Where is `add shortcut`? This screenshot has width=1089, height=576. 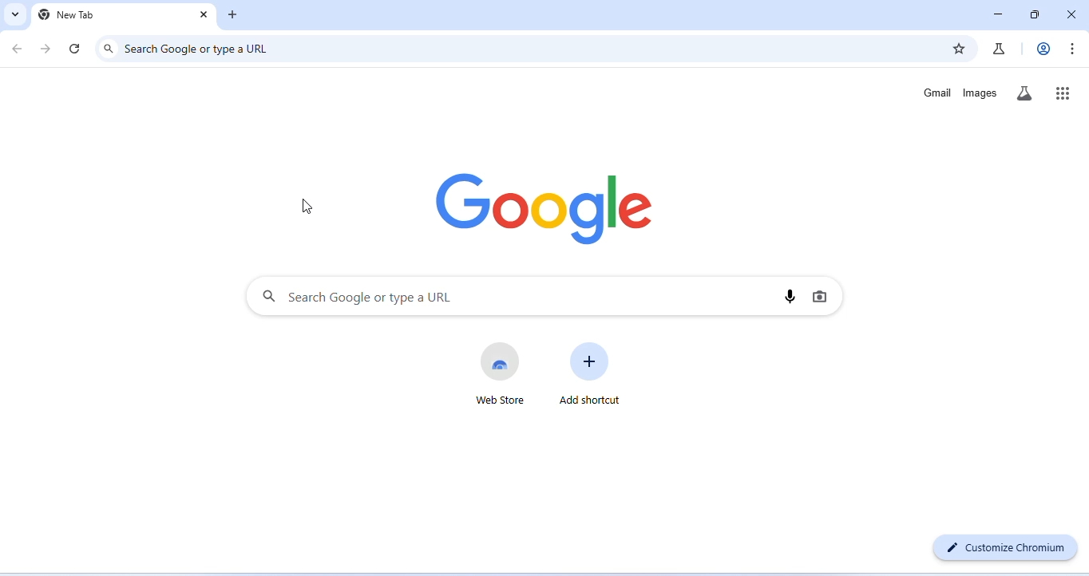 add shortcut is located at coordinates (590, 375).